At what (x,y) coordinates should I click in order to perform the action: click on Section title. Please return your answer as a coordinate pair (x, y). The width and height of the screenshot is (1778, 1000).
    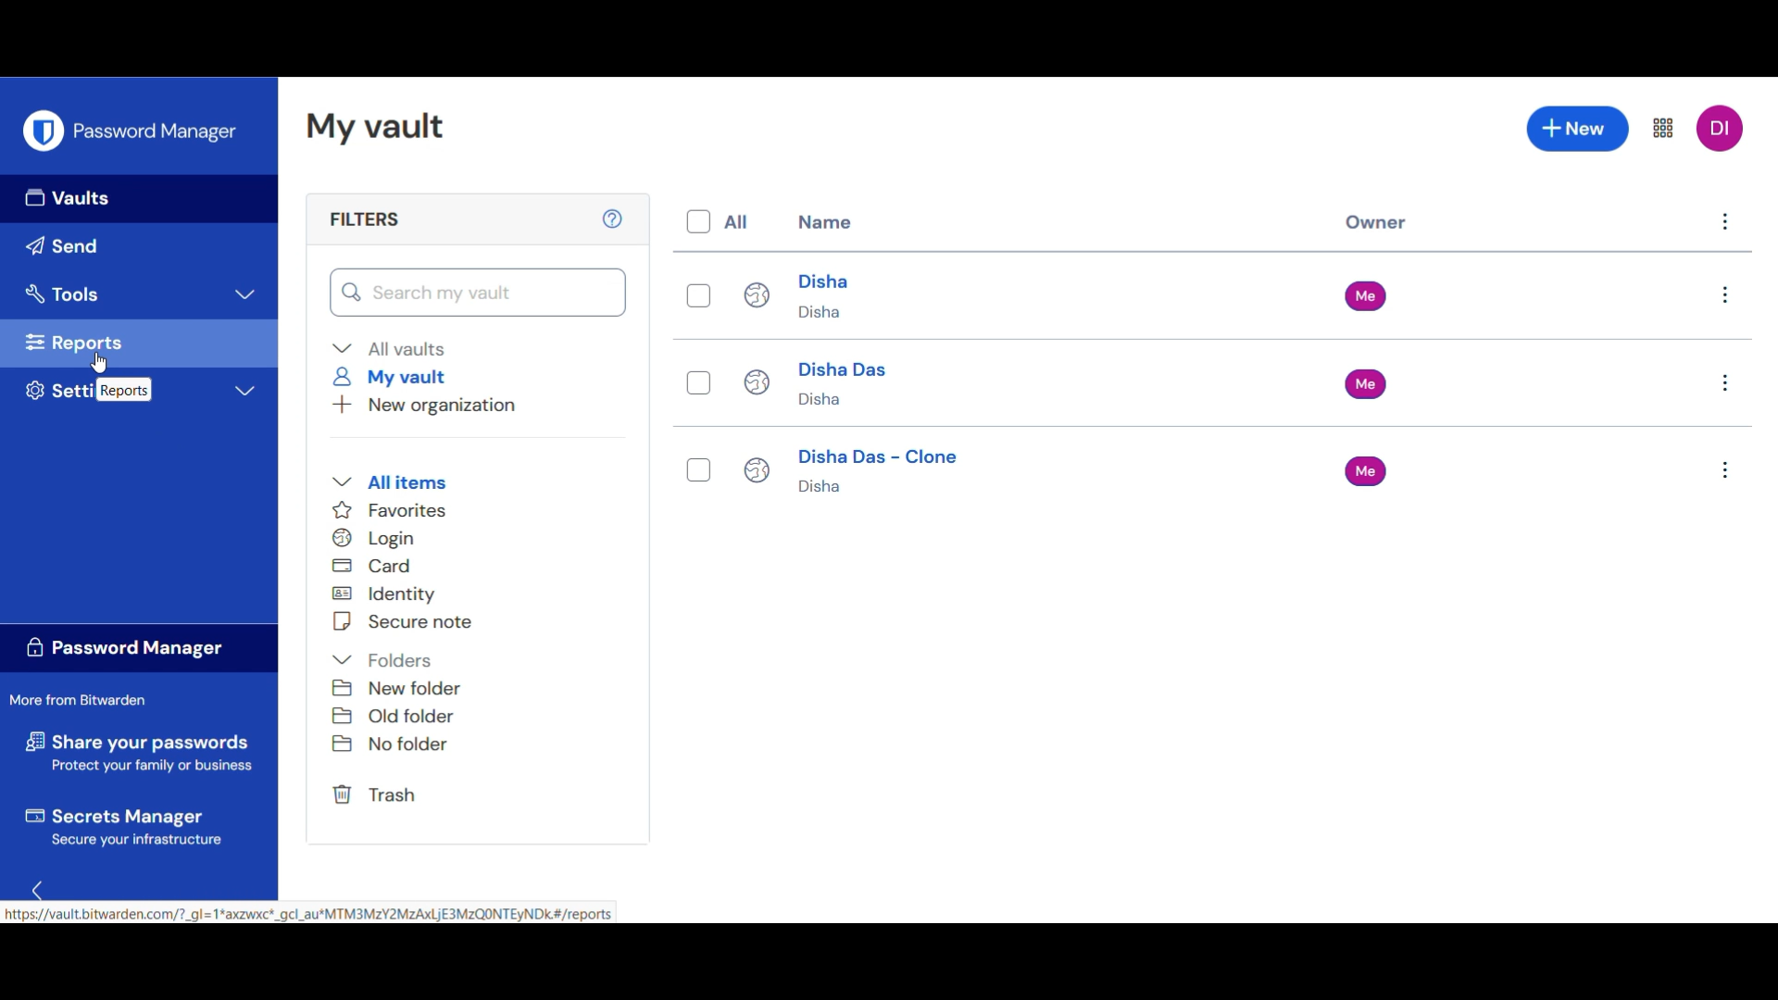
    Looking at the image, I should click on (365, 219).